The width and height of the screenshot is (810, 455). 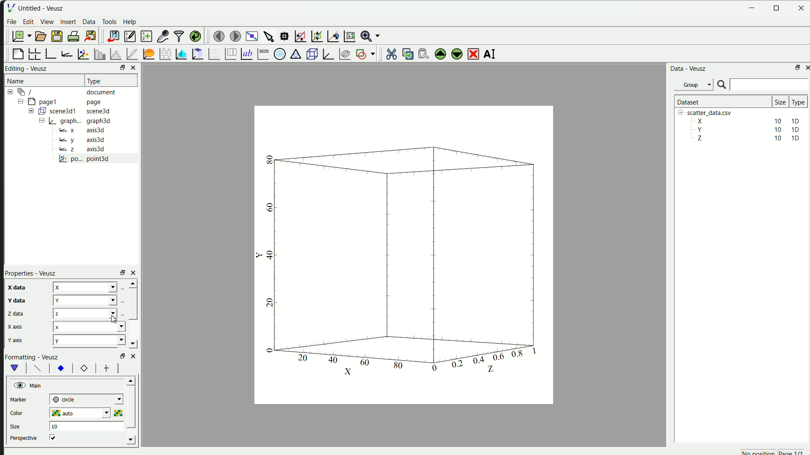 I want to click on editor, so click(x=128, y=36).